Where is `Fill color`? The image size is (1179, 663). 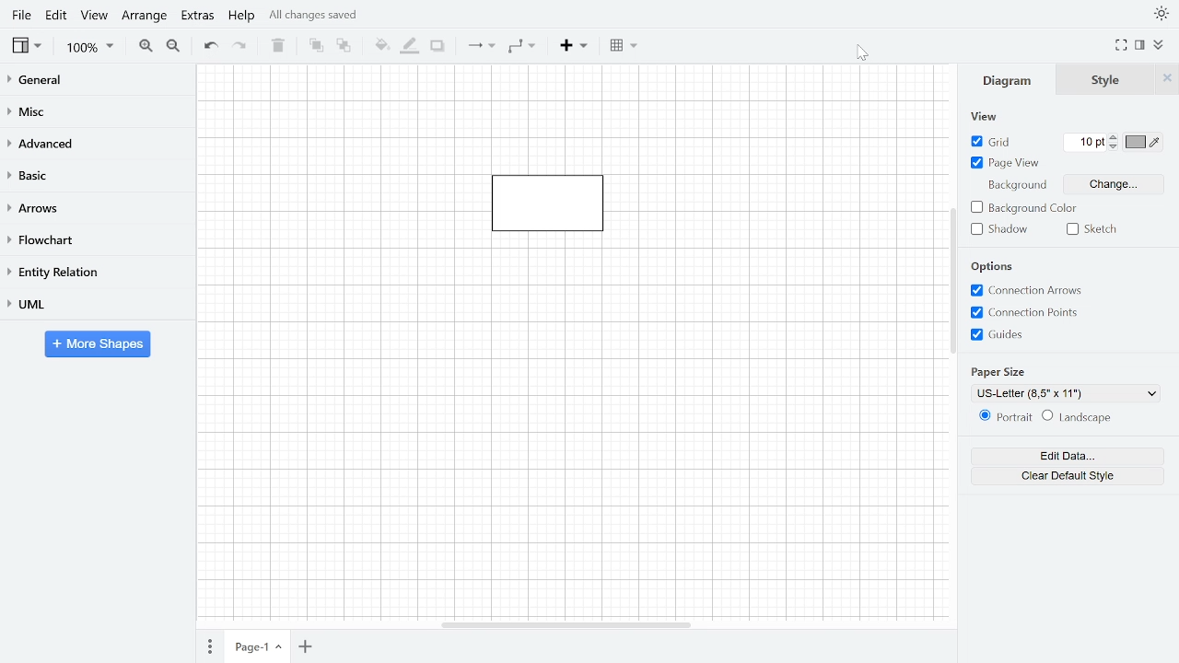
Fill color is located at coordinates (381, 48).